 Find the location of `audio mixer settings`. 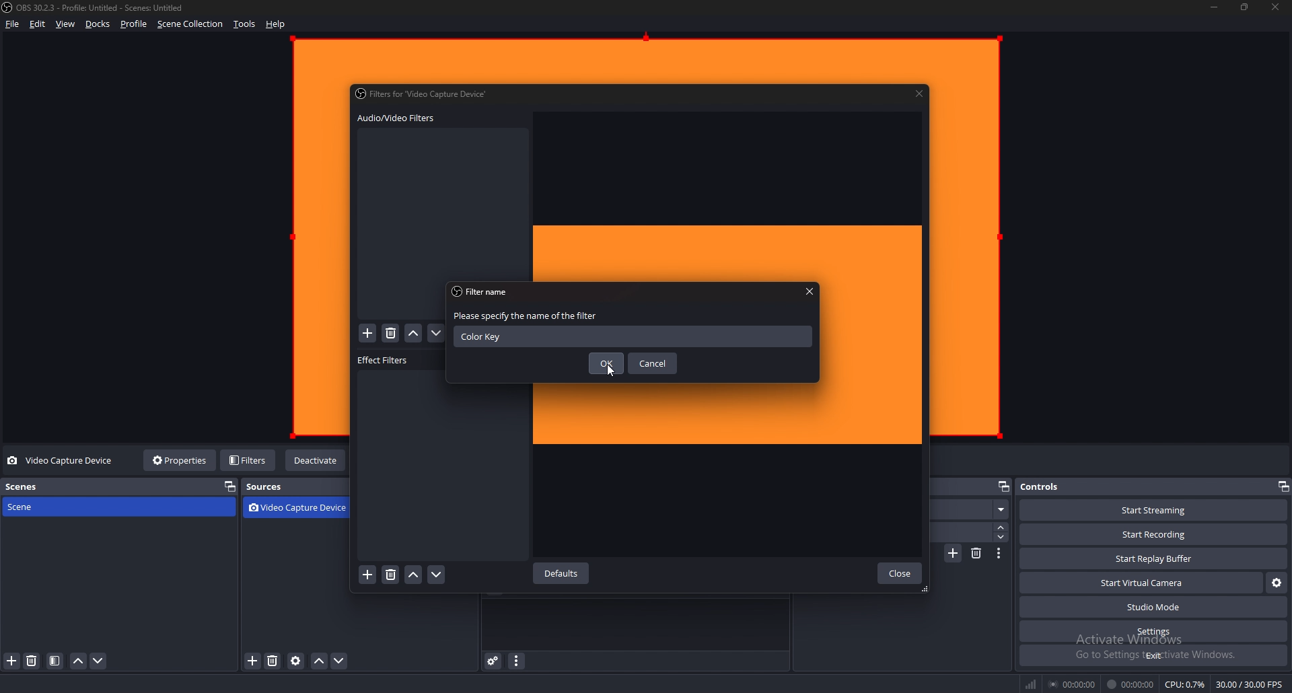

audio mixer settings is located at coordinates (494, 661).